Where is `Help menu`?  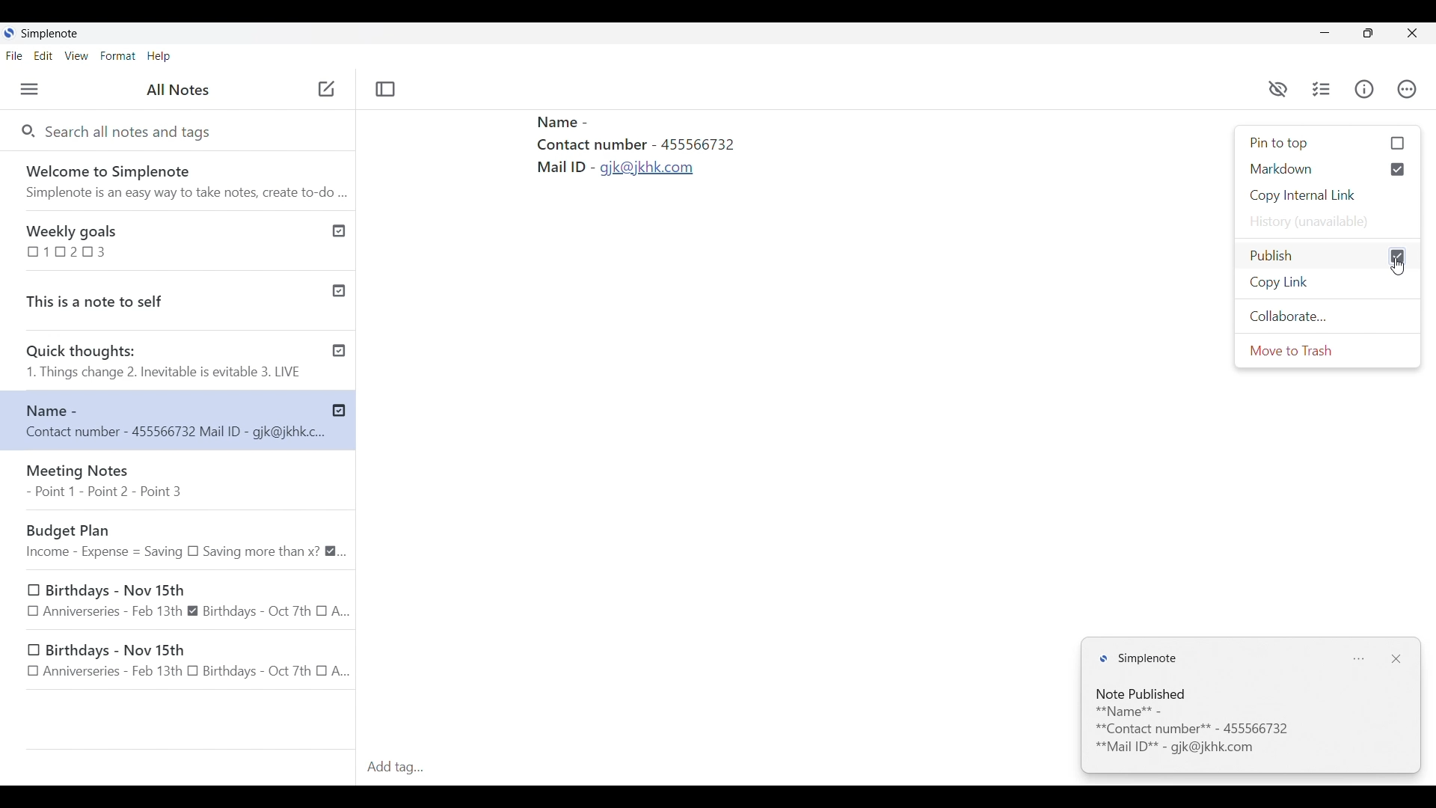 Help menu is located at coordinates (159, 56).